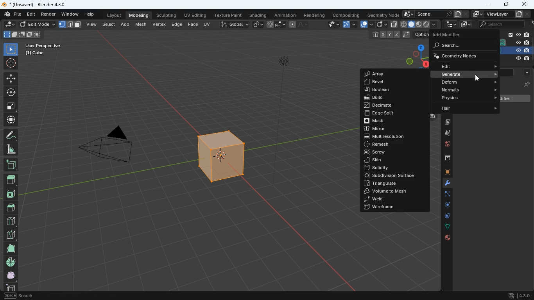  What do you see at coordinates (382, 82) in the screenshot?
I see `bevel` at bounding box center [382, 82].